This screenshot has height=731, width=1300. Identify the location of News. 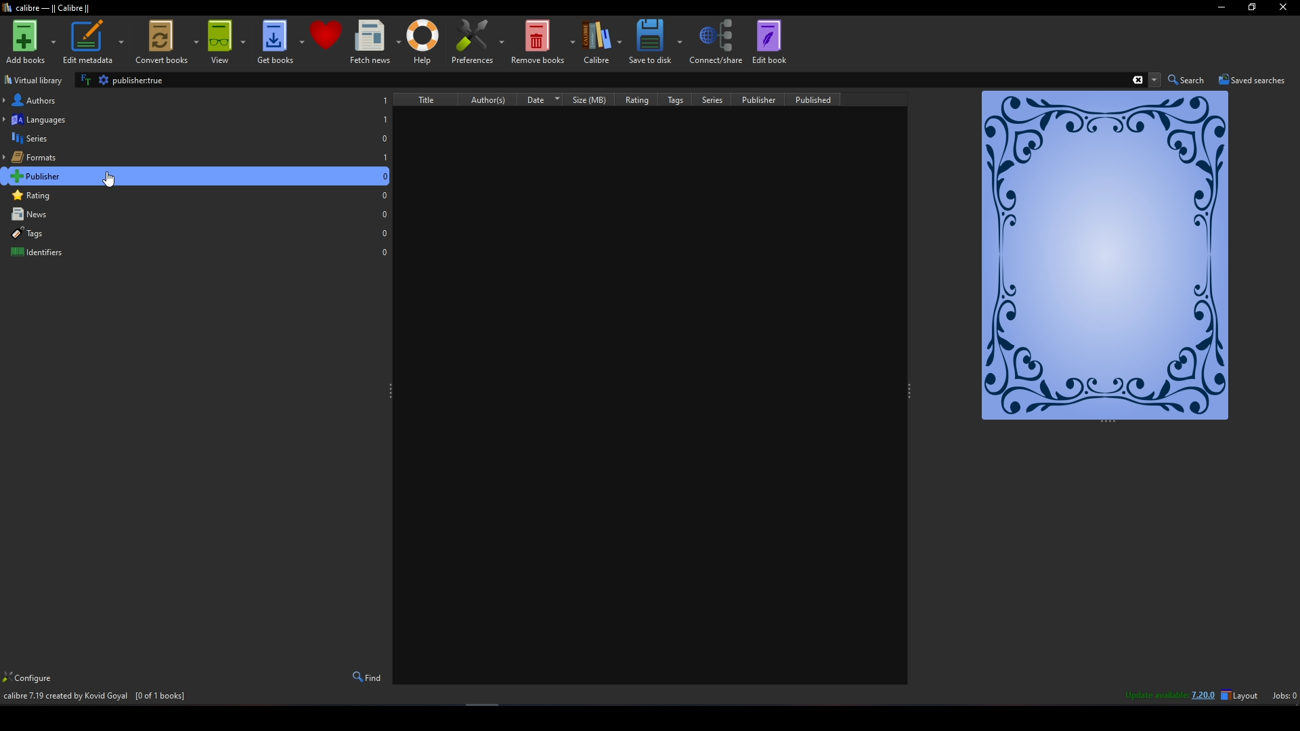
(197, 214).